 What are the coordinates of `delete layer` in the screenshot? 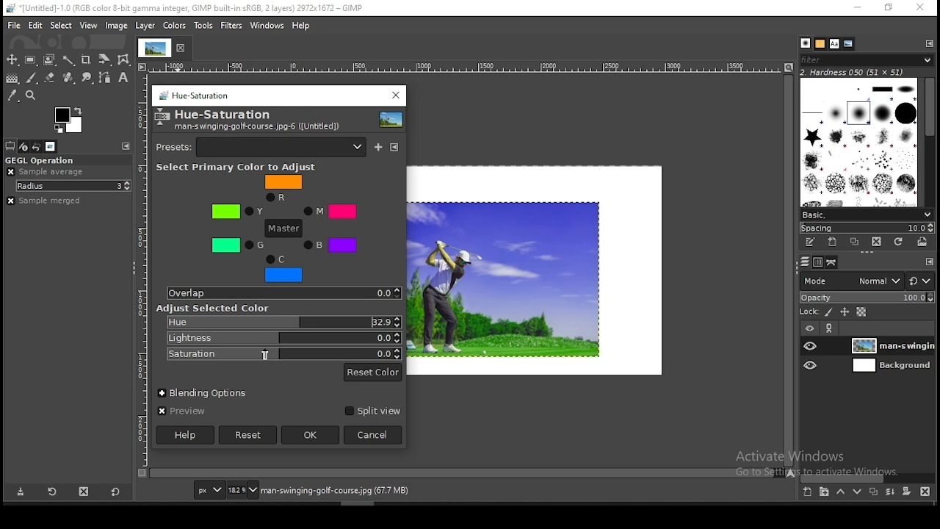 It's located at (925, 492).